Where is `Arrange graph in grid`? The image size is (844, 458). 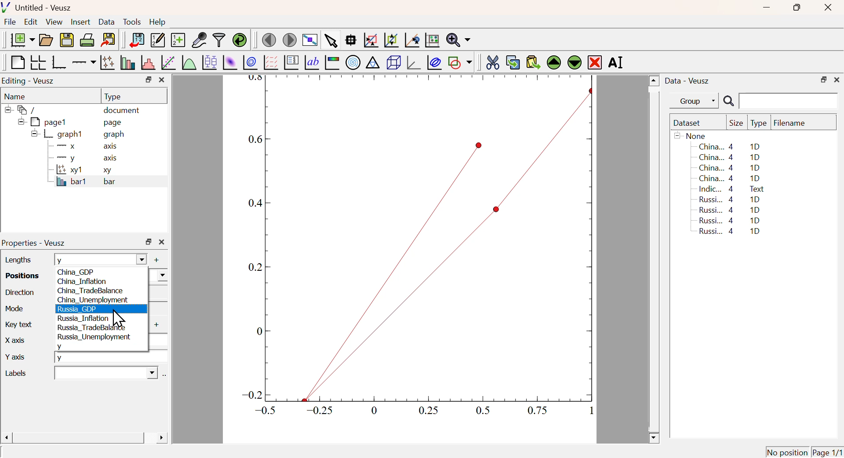
Arrange graph in grid is located at coordinates (37, 62).